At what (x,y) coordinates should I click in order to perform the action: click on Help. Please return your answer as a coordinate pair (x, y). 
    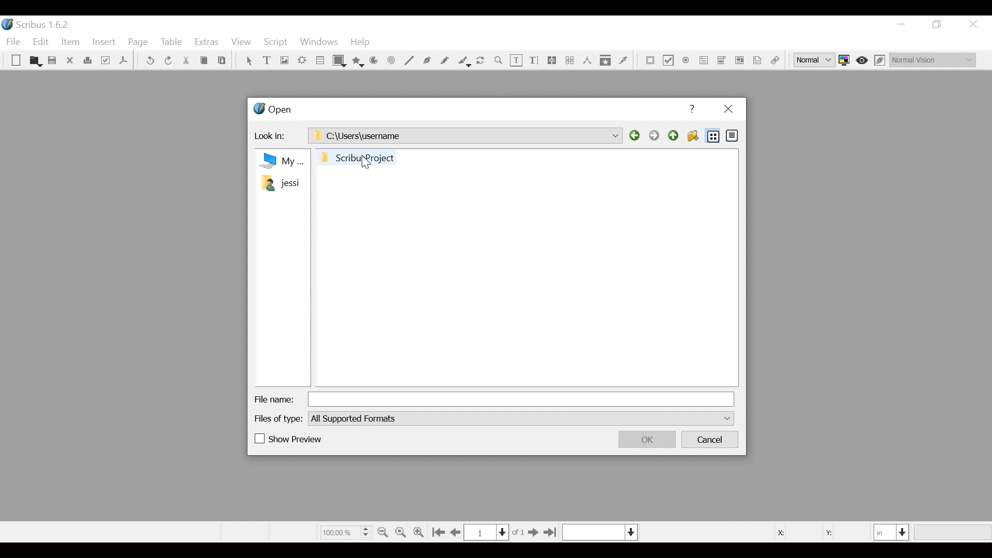
    Looking at the image, I should click on (361, 43).